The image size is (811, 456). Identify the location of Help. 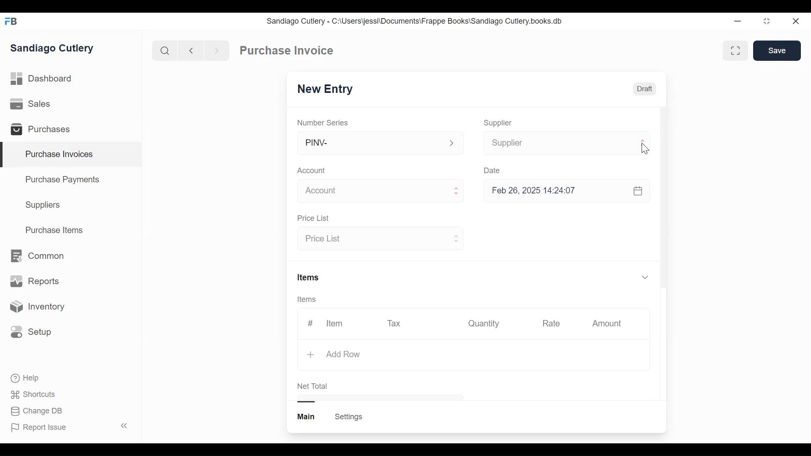
(26, 378).